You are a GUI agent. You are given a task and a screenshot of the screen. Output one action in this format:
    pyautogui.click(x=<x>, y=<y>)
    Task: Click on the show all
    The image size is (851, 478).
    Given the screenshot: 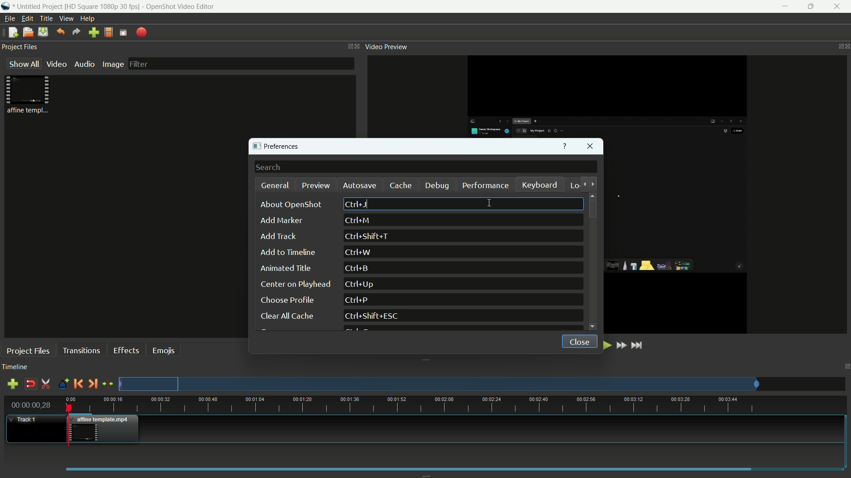 What is the action you would take?
    pyautogui.click(x=22, y=64)
    